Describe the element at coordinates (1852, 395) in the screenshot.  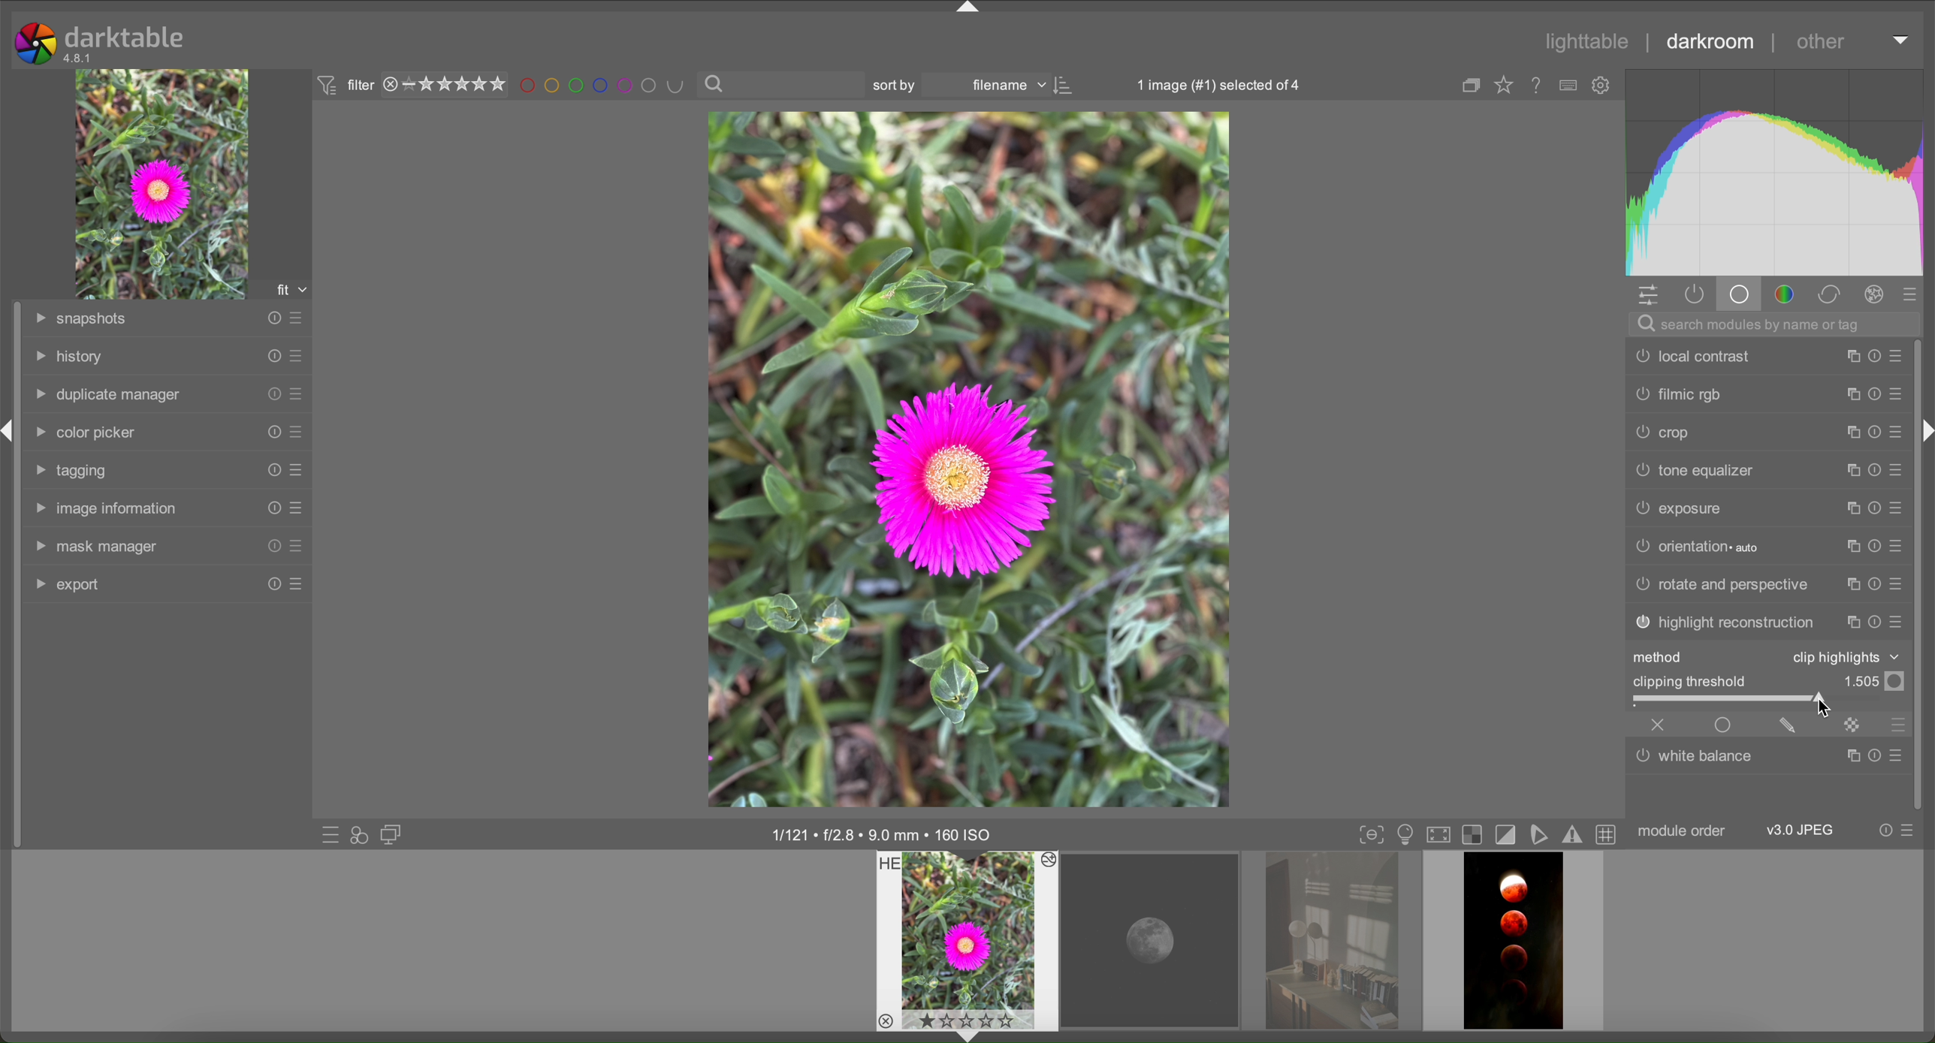
I see `copy` at that location.